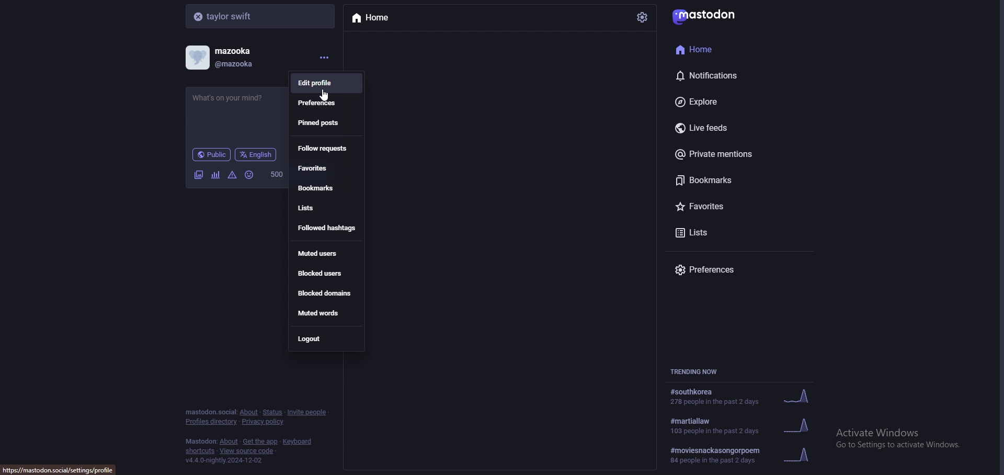 Image resolution: width=1004 pixels, height=475 pixels. Describe the element at coordinates (216, 175) in the screenshot. I see `polls` at that location.